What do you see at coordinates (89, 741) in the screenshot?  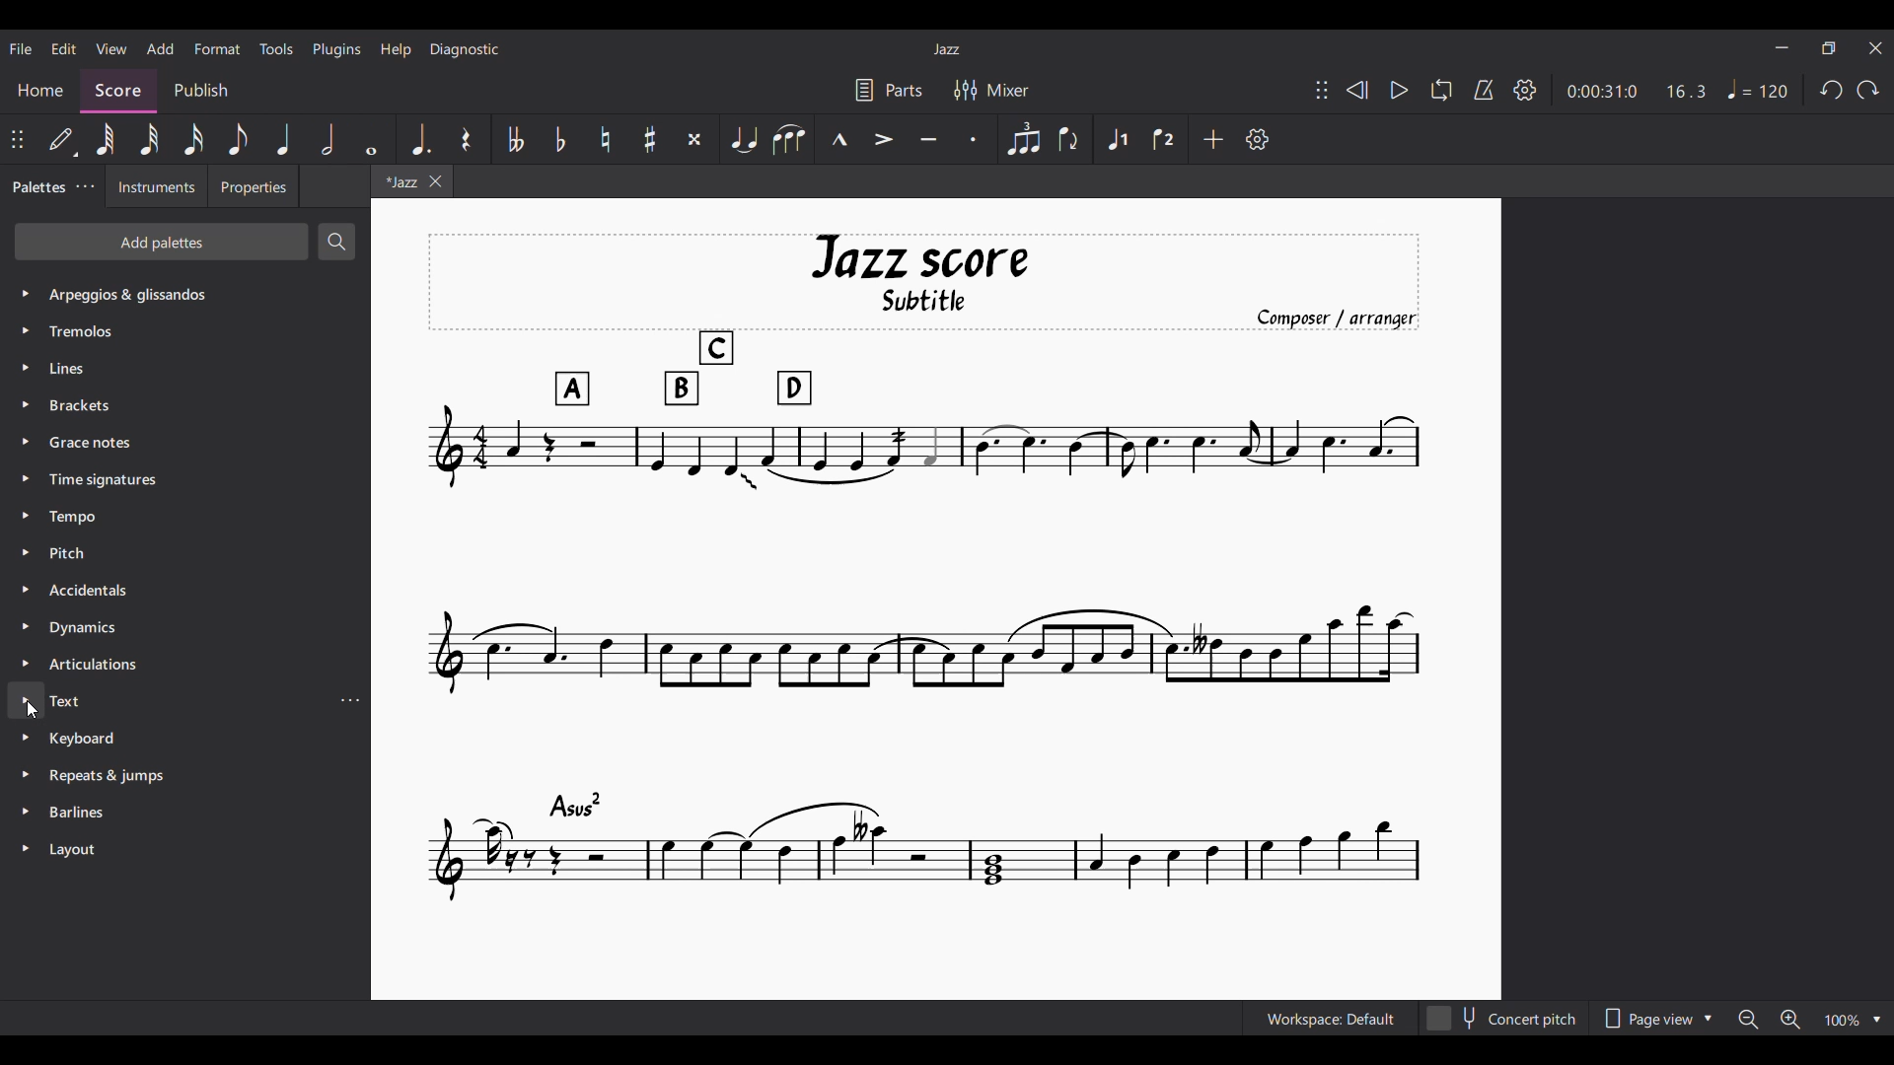 I see `` at bounding box center [89, 741].